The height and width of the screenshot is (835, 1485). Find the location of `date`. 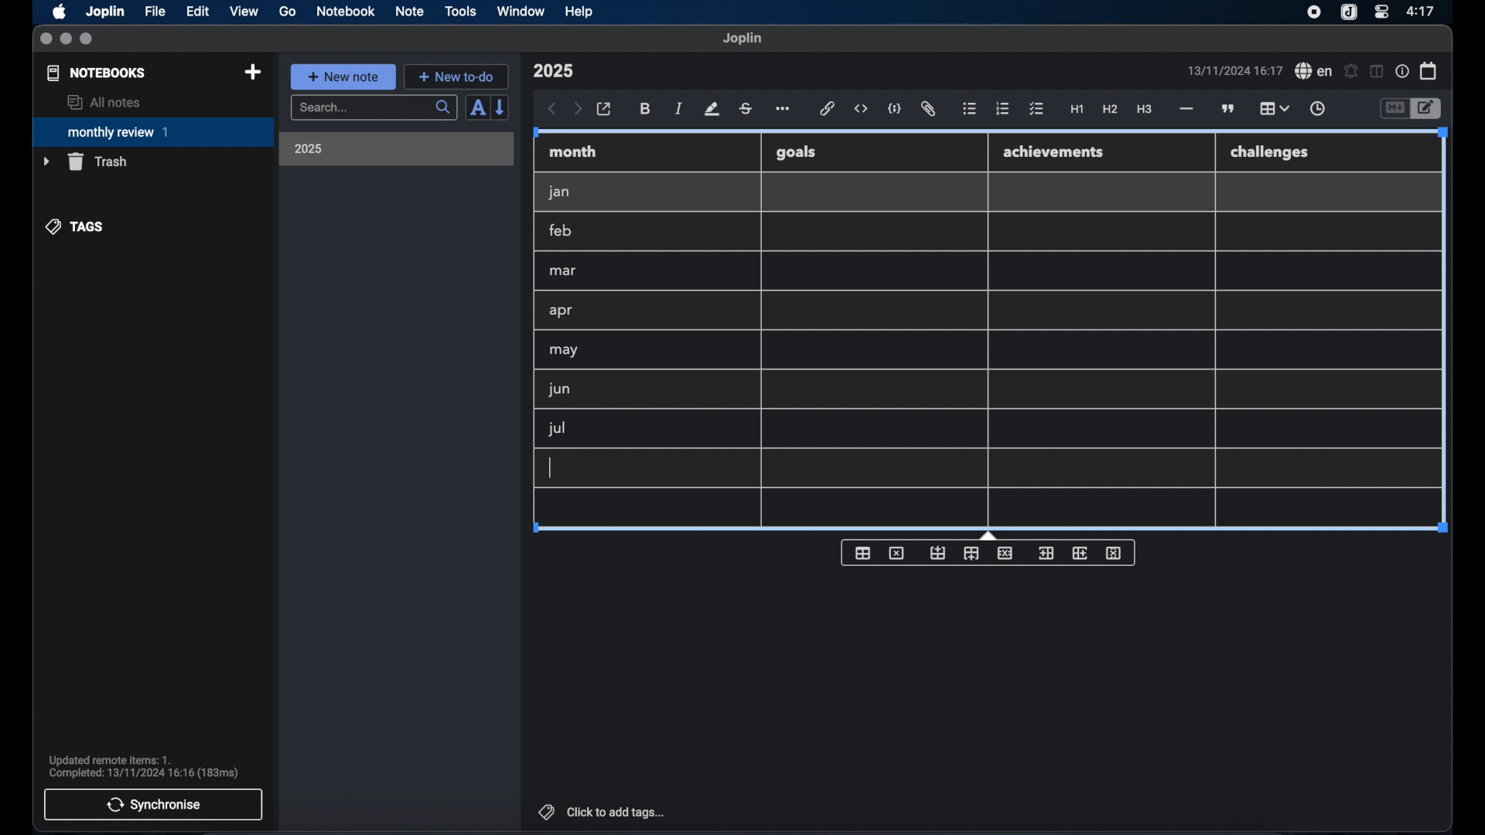

date is located at coordinates (1234, 70).